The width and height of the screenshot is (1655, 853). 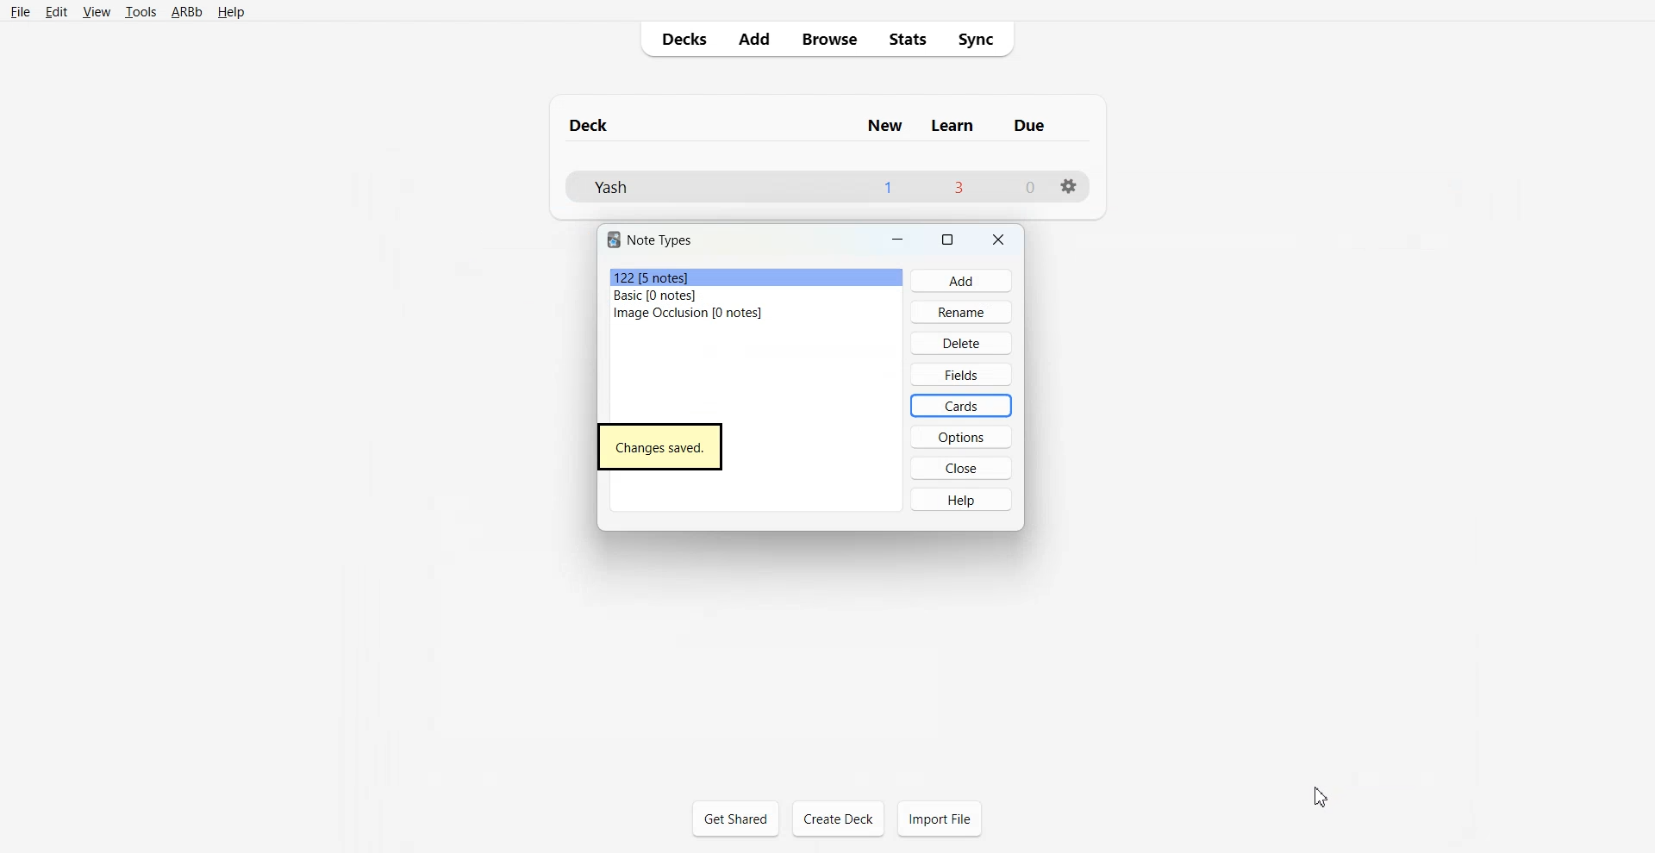 I want to click on Text 1, so click(x=818, y=124).